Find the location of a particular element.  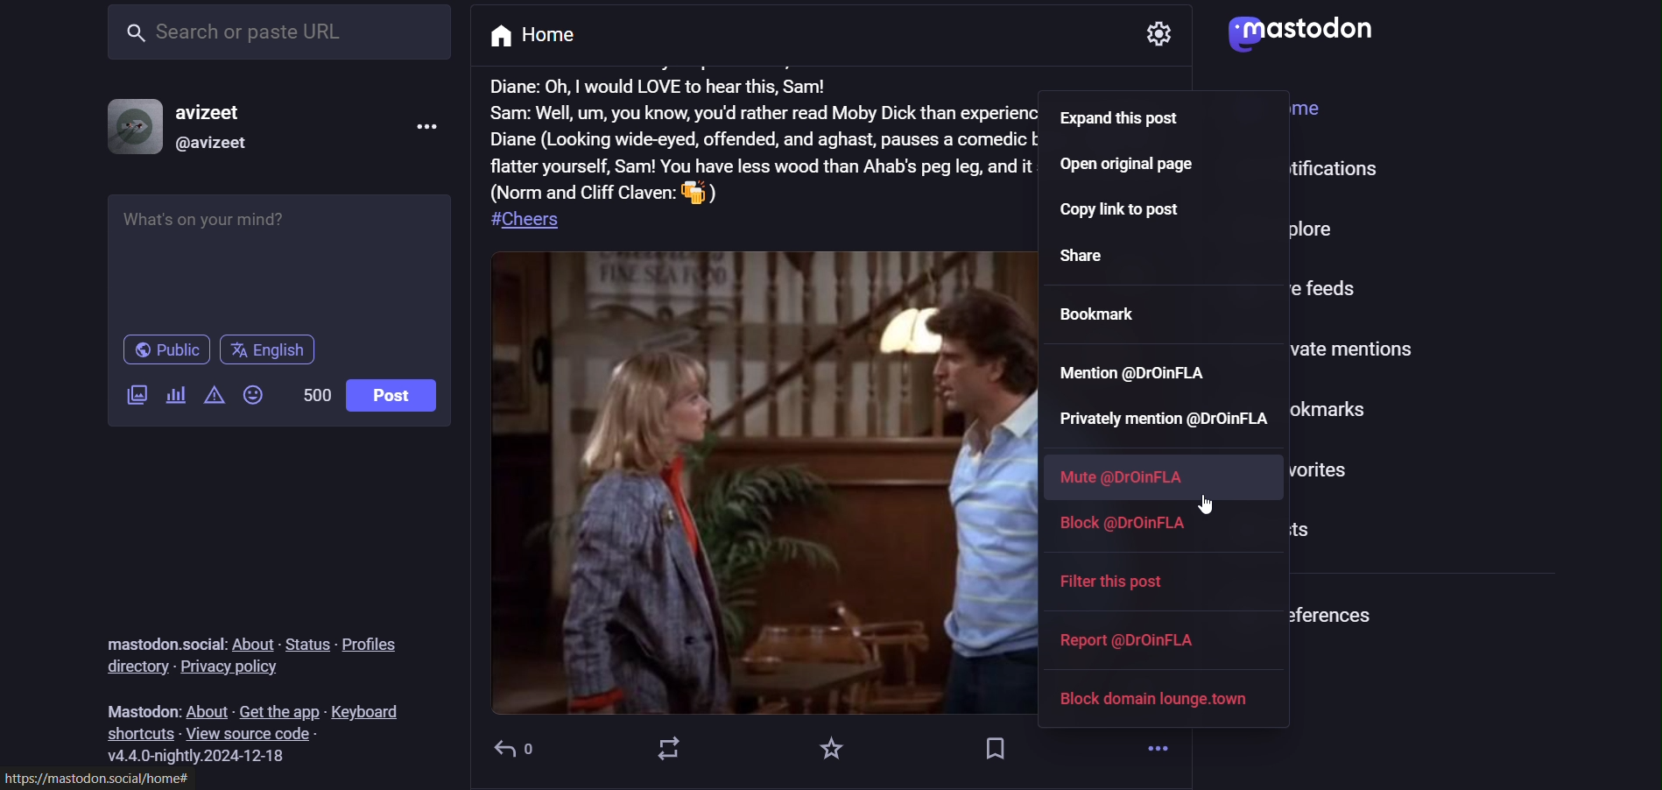

mute user is located at coordinates (1119, 476).